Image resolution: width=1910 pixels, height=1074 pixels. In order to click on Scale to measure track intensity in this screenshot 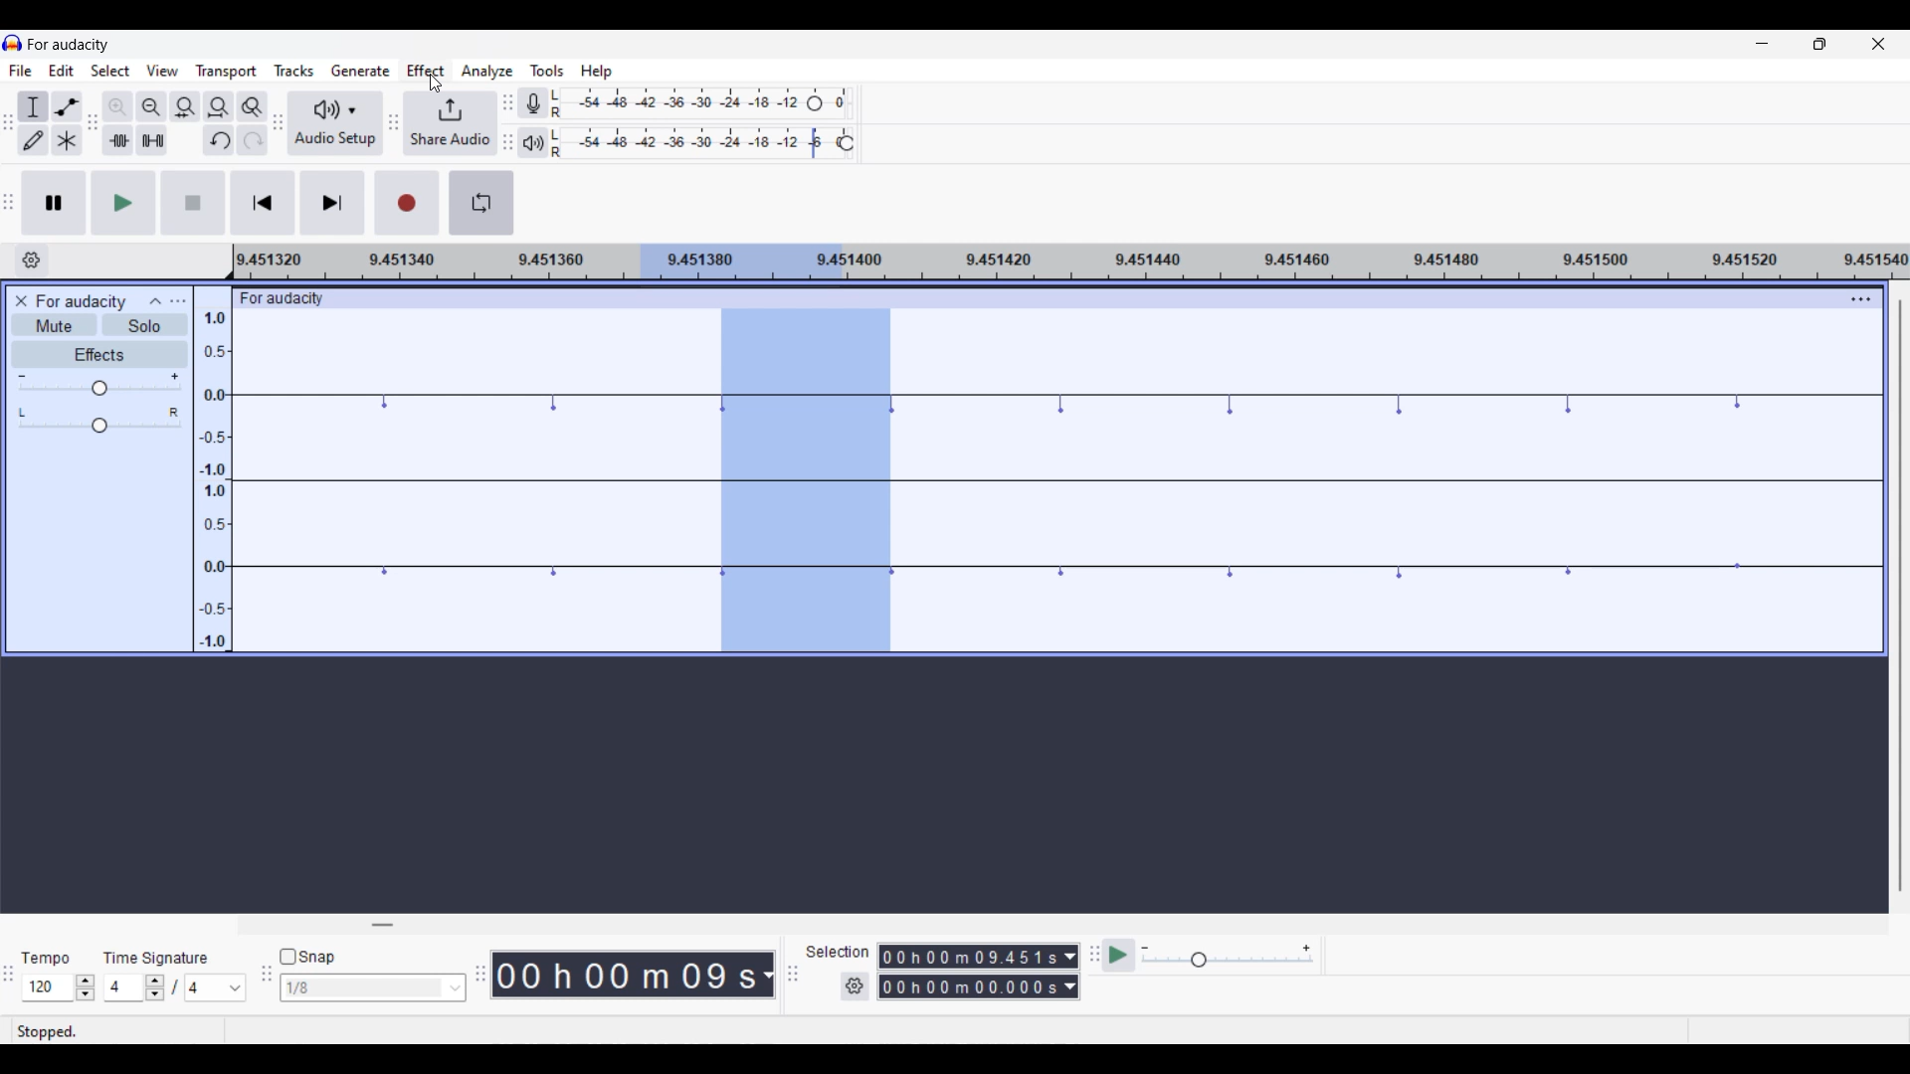, I will do `click(213, 469)`.